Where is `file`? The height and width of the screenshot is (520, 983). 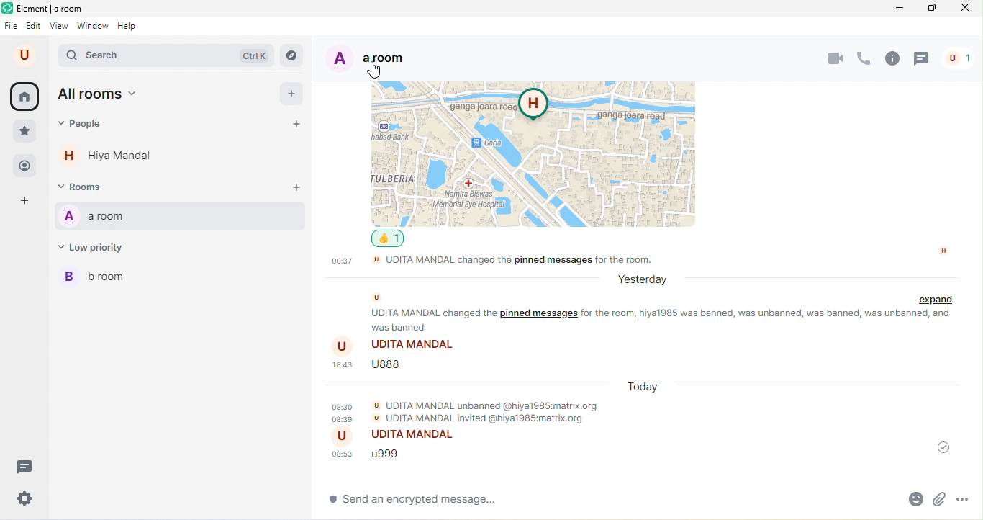 file is located at coordinates (12, 26).